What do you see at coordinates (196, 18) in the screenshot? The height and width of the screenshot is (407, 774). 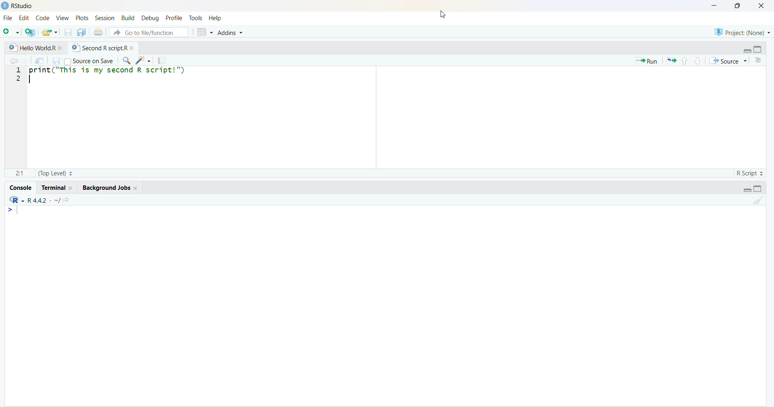 I see `Tools` at bounding box center [196, 18].